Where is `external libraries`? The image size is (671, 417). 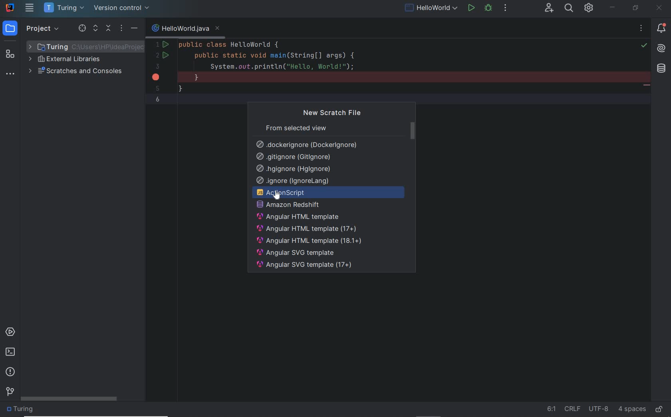 external libraries is located at coordinates (67, 59).